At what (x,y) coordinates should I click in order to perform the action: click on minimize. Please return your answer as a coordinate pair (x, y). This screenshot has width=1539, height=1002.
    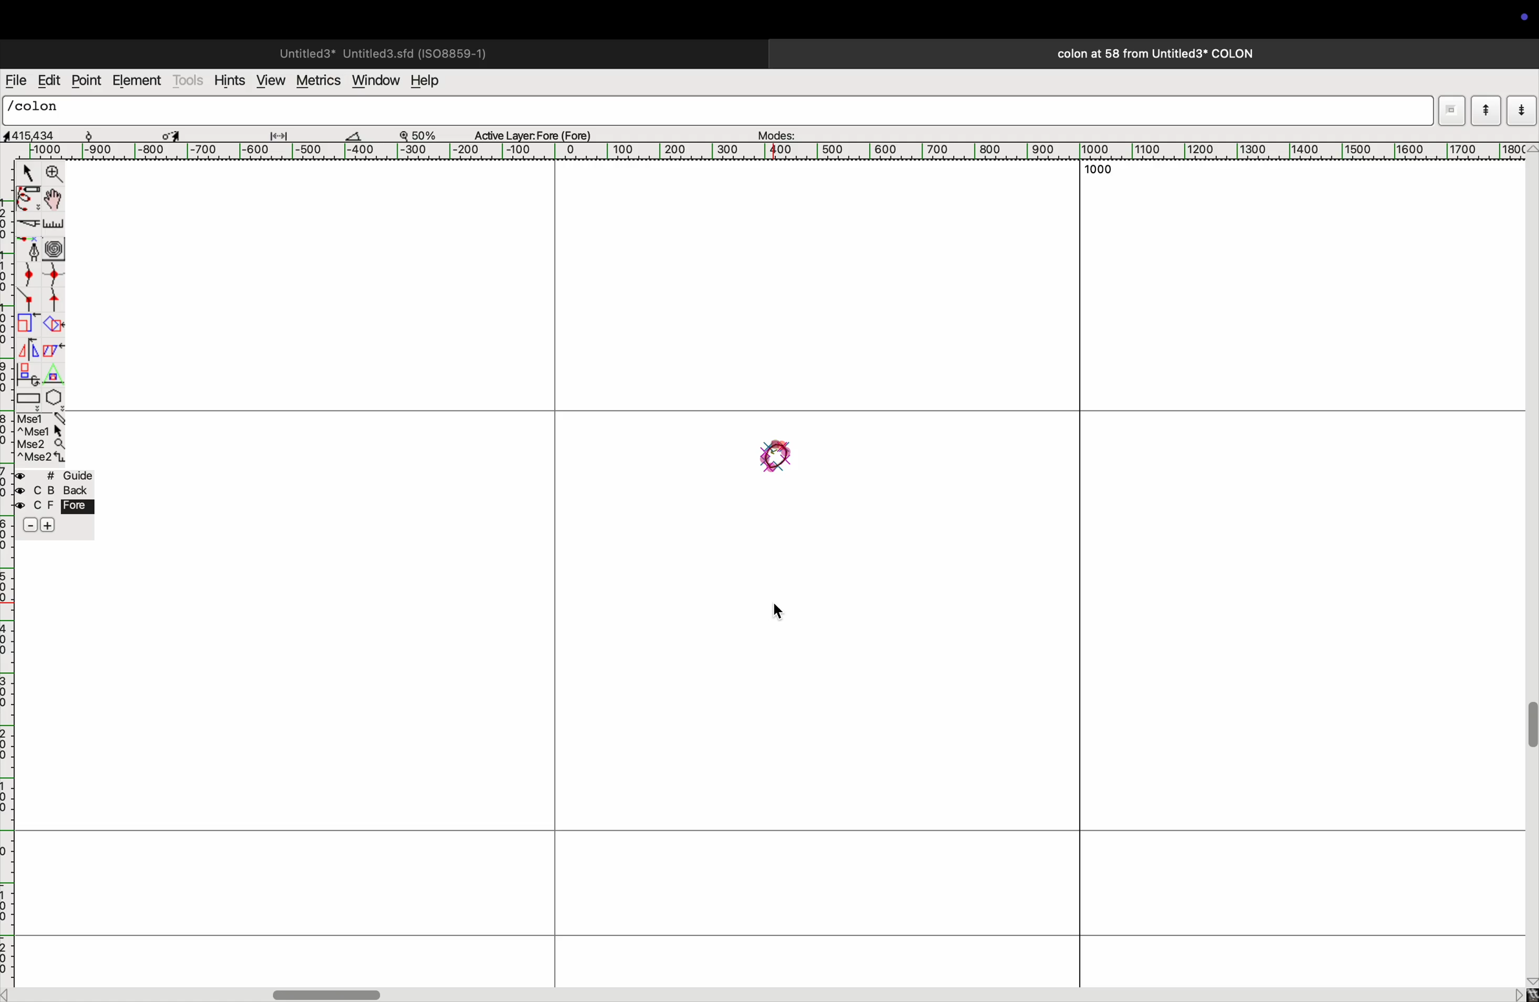
    Looking at the image, I should click on (27, 325).